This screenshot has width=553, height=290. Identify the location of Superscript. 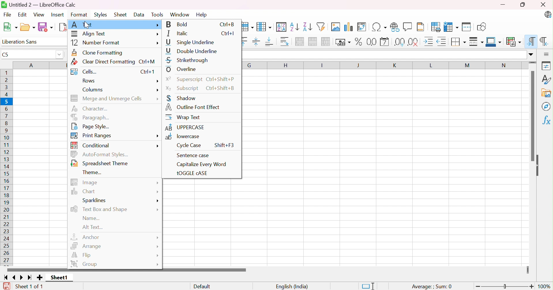
(184, 79).